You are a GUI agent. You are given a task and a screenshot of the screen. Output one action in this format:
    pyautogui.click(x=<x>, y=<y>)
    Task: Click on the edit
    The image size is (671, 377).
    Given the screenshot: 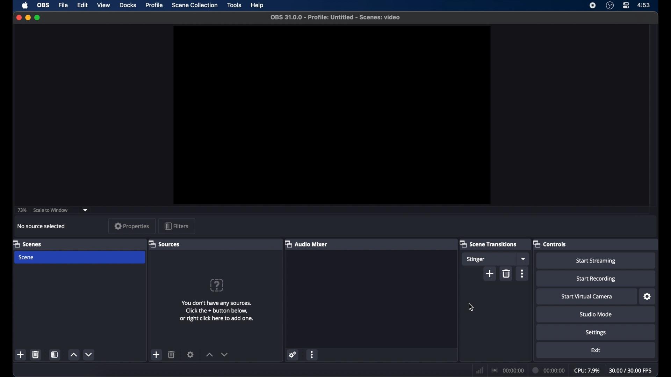 What is the action you would take?
    pyautogui.click(x=82, y=5)
    